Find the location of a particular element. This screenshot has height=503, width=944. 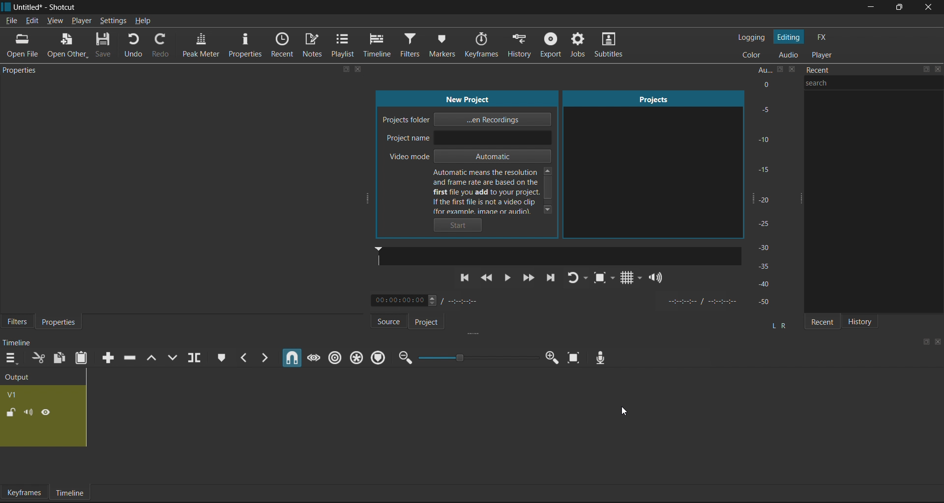

Audio Peak Meter is located at coordinates (772, 187).